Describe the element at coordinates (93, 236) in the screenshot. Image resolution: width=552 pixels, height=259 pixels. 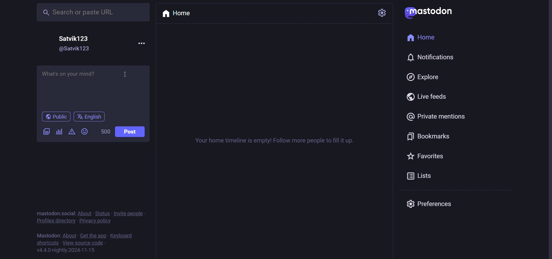
I see `get the app` at that location.